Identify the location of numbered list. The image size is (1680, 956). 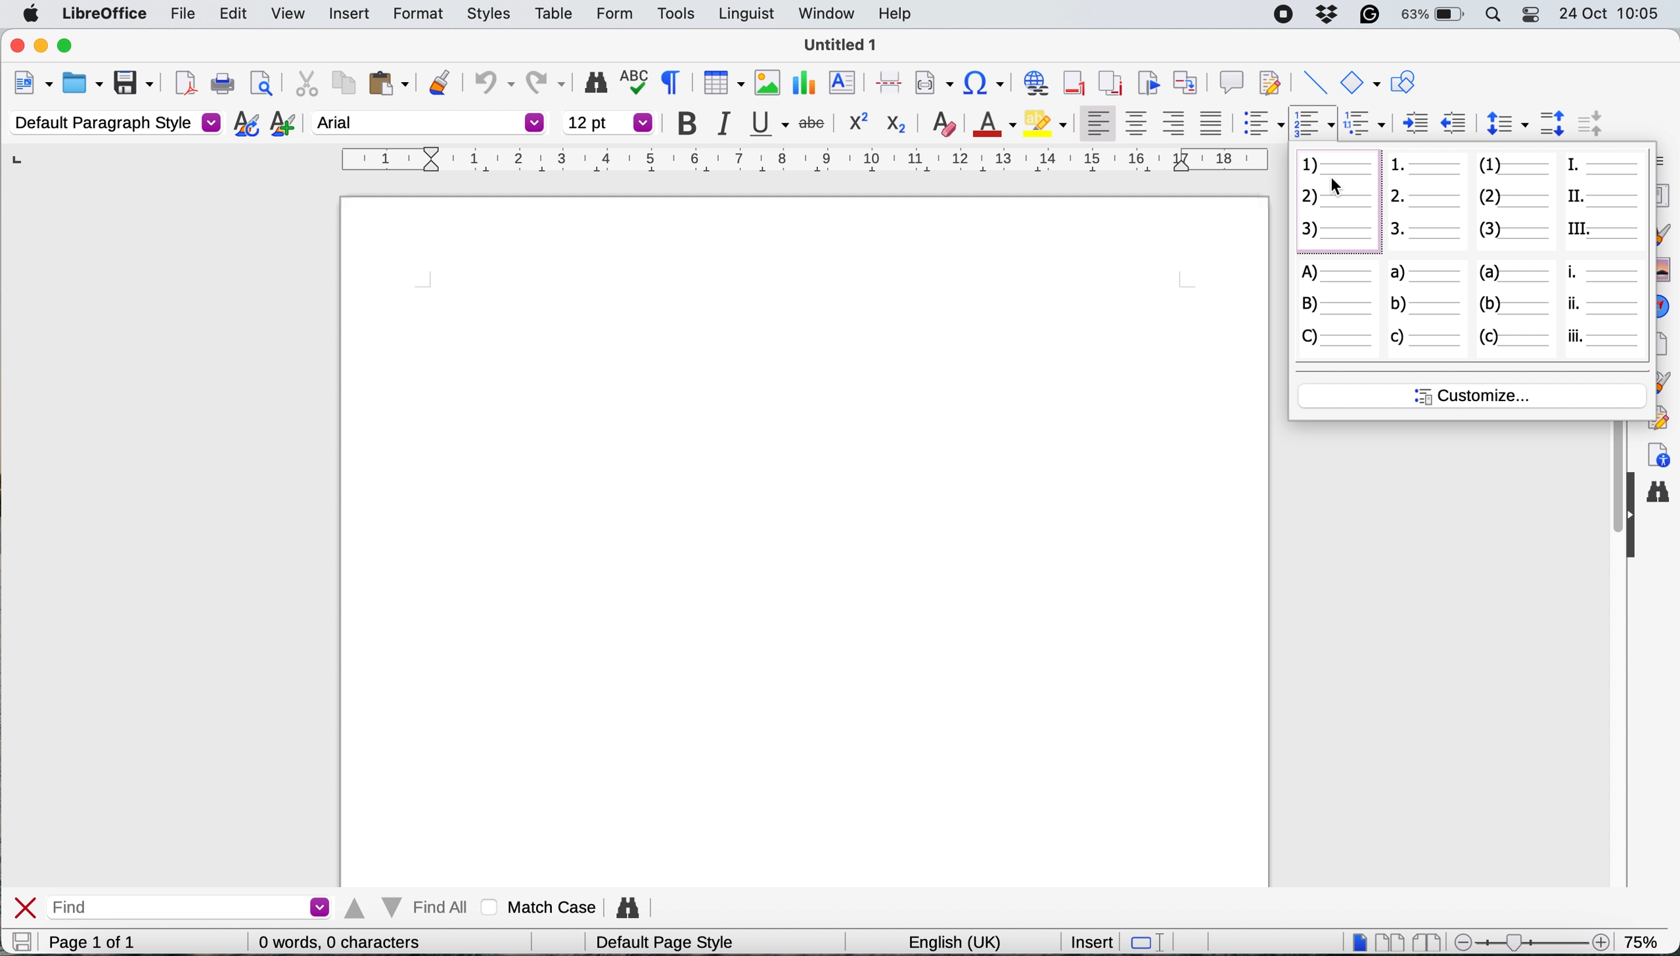
(1336, 204).